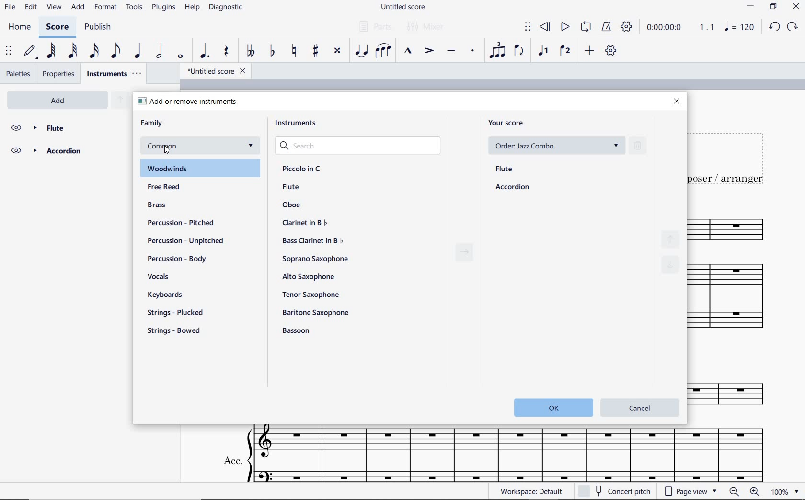 The image size is (805, 500). I want to click on 32nd note, so click(72, 51).